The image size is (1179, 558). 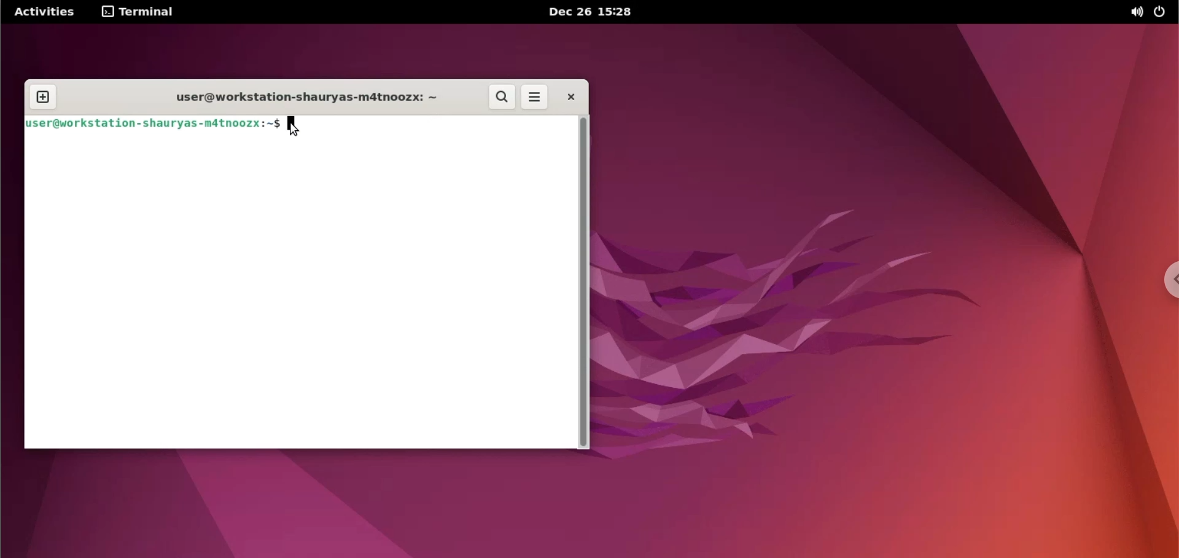 I want to click on chrome options, so click(x=1165, y=280).